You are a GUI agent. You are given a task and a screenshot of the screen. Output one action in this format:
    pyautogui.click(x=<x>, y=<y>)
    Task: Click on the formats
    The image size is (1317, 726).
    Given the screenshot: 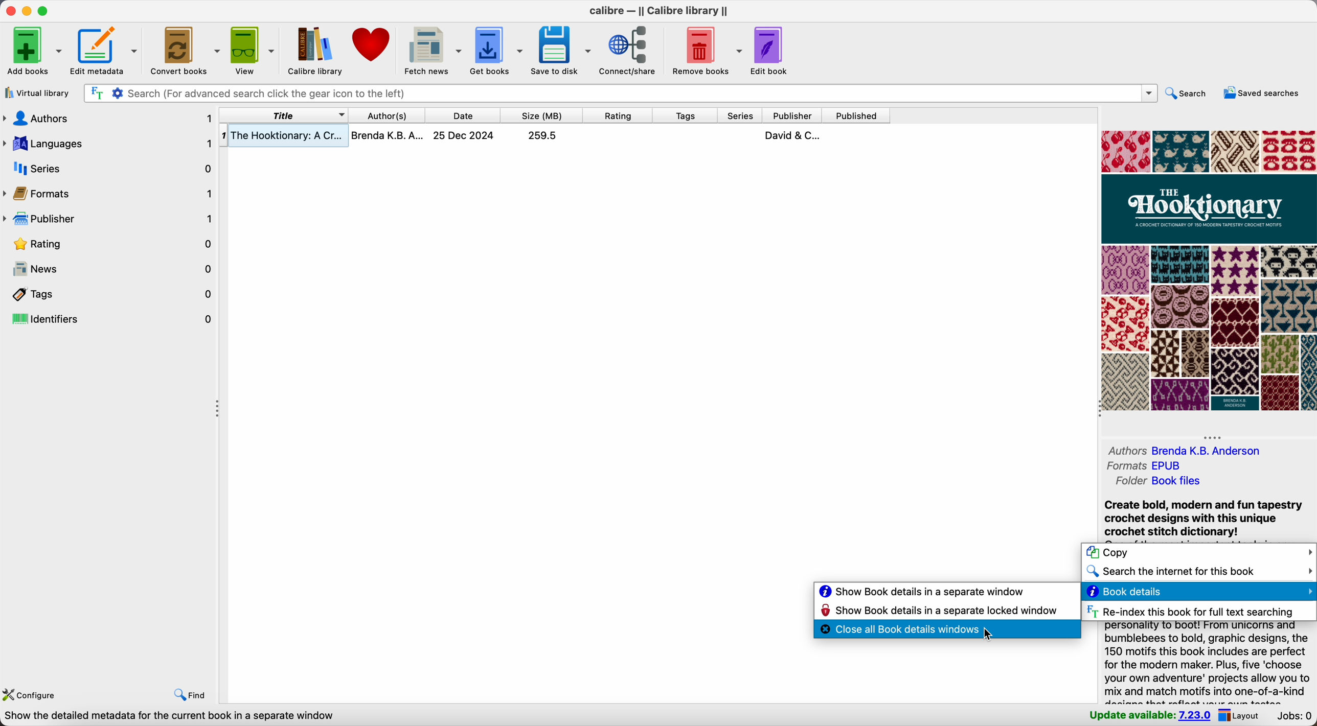 What is the action you would take?
    pyautogui.click(x=109, y=195)
    